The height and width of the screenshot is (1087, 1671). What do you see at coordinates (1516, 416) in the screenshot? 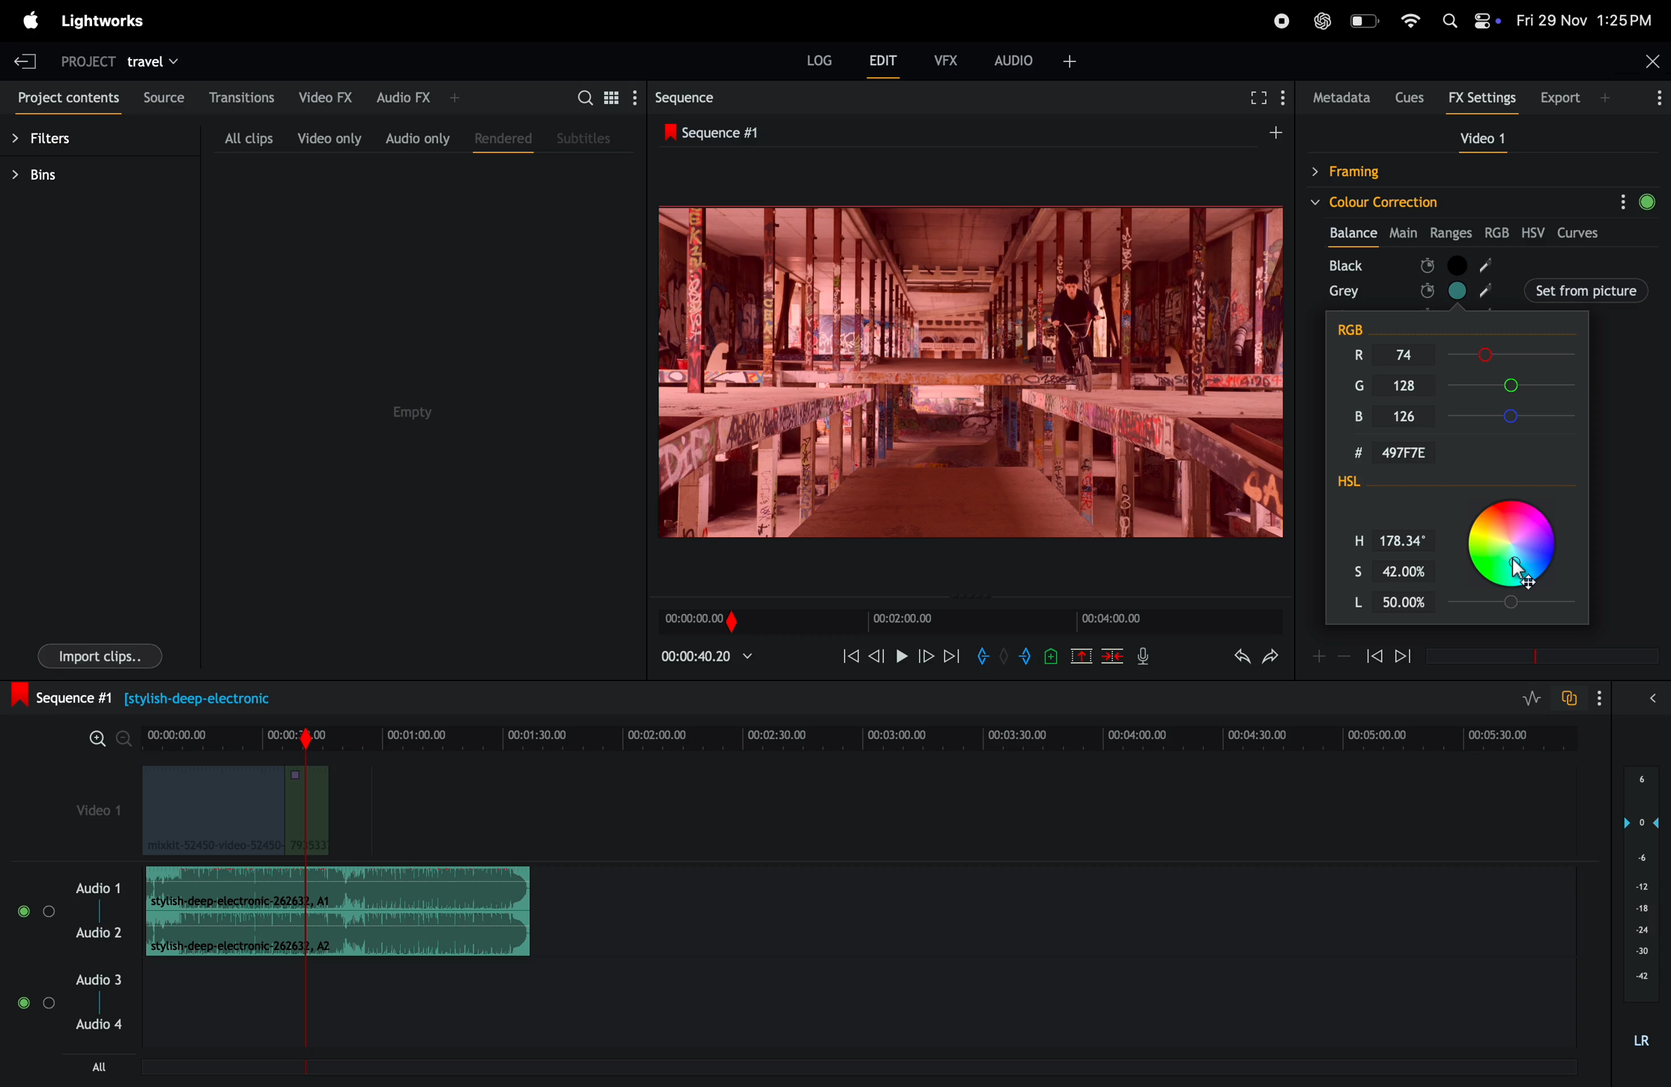
I see `B Slider` at bounding box center [1516, 416].